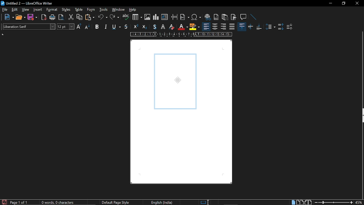  What do you see at coordinates (362, 116) in the screenshot?
I see `sidebar view` at bounding box center [362, 116].